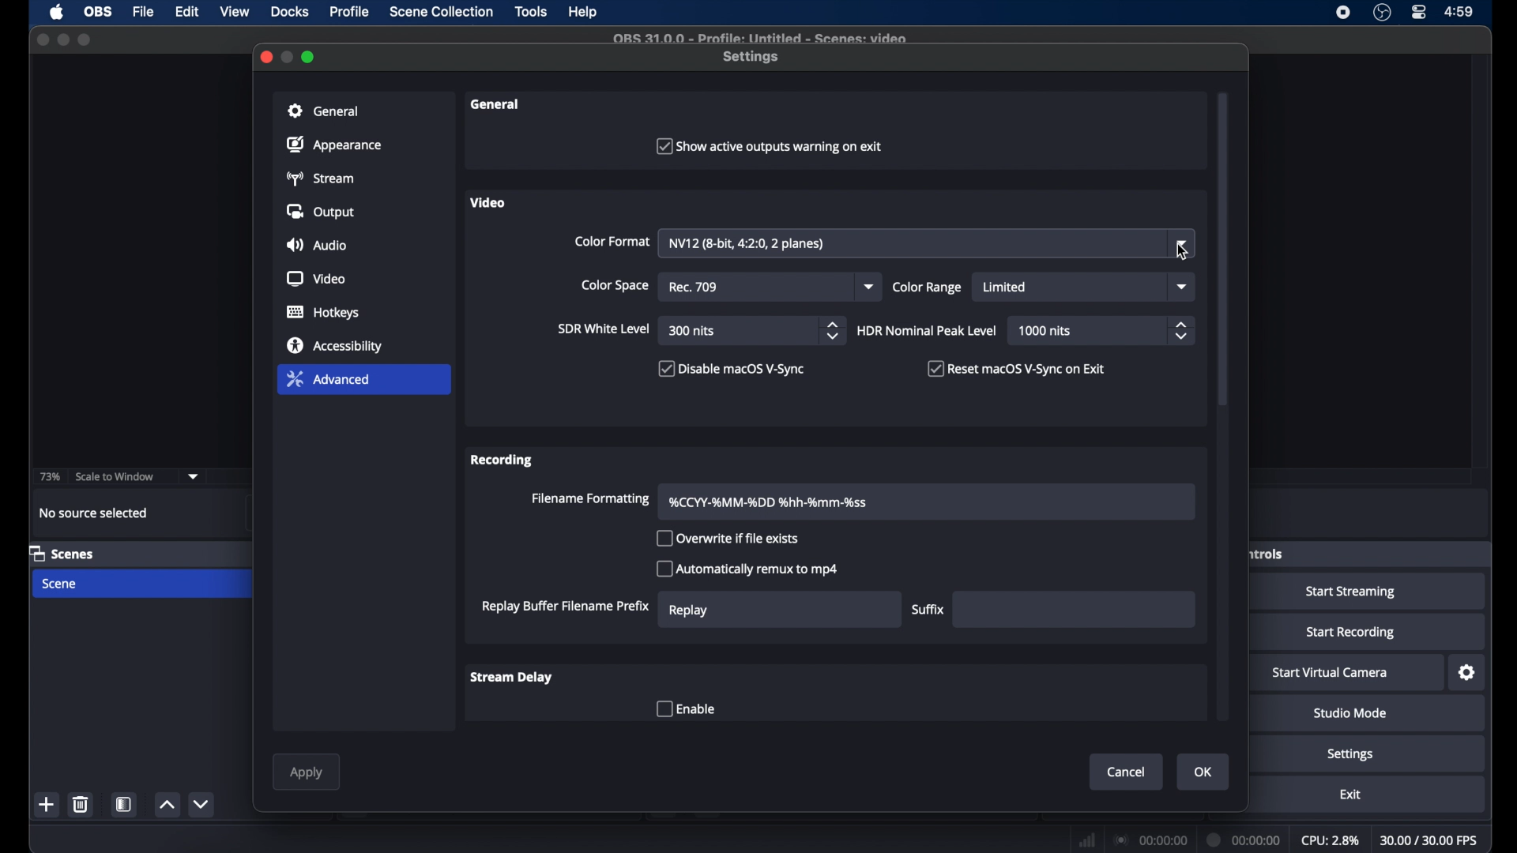 Image resolution: width=1517 pixels, height=853 pixels. What do you see at coordinates (1466, 673) in the screenshot?
I see `settings` at bounding box center [1466, 673].